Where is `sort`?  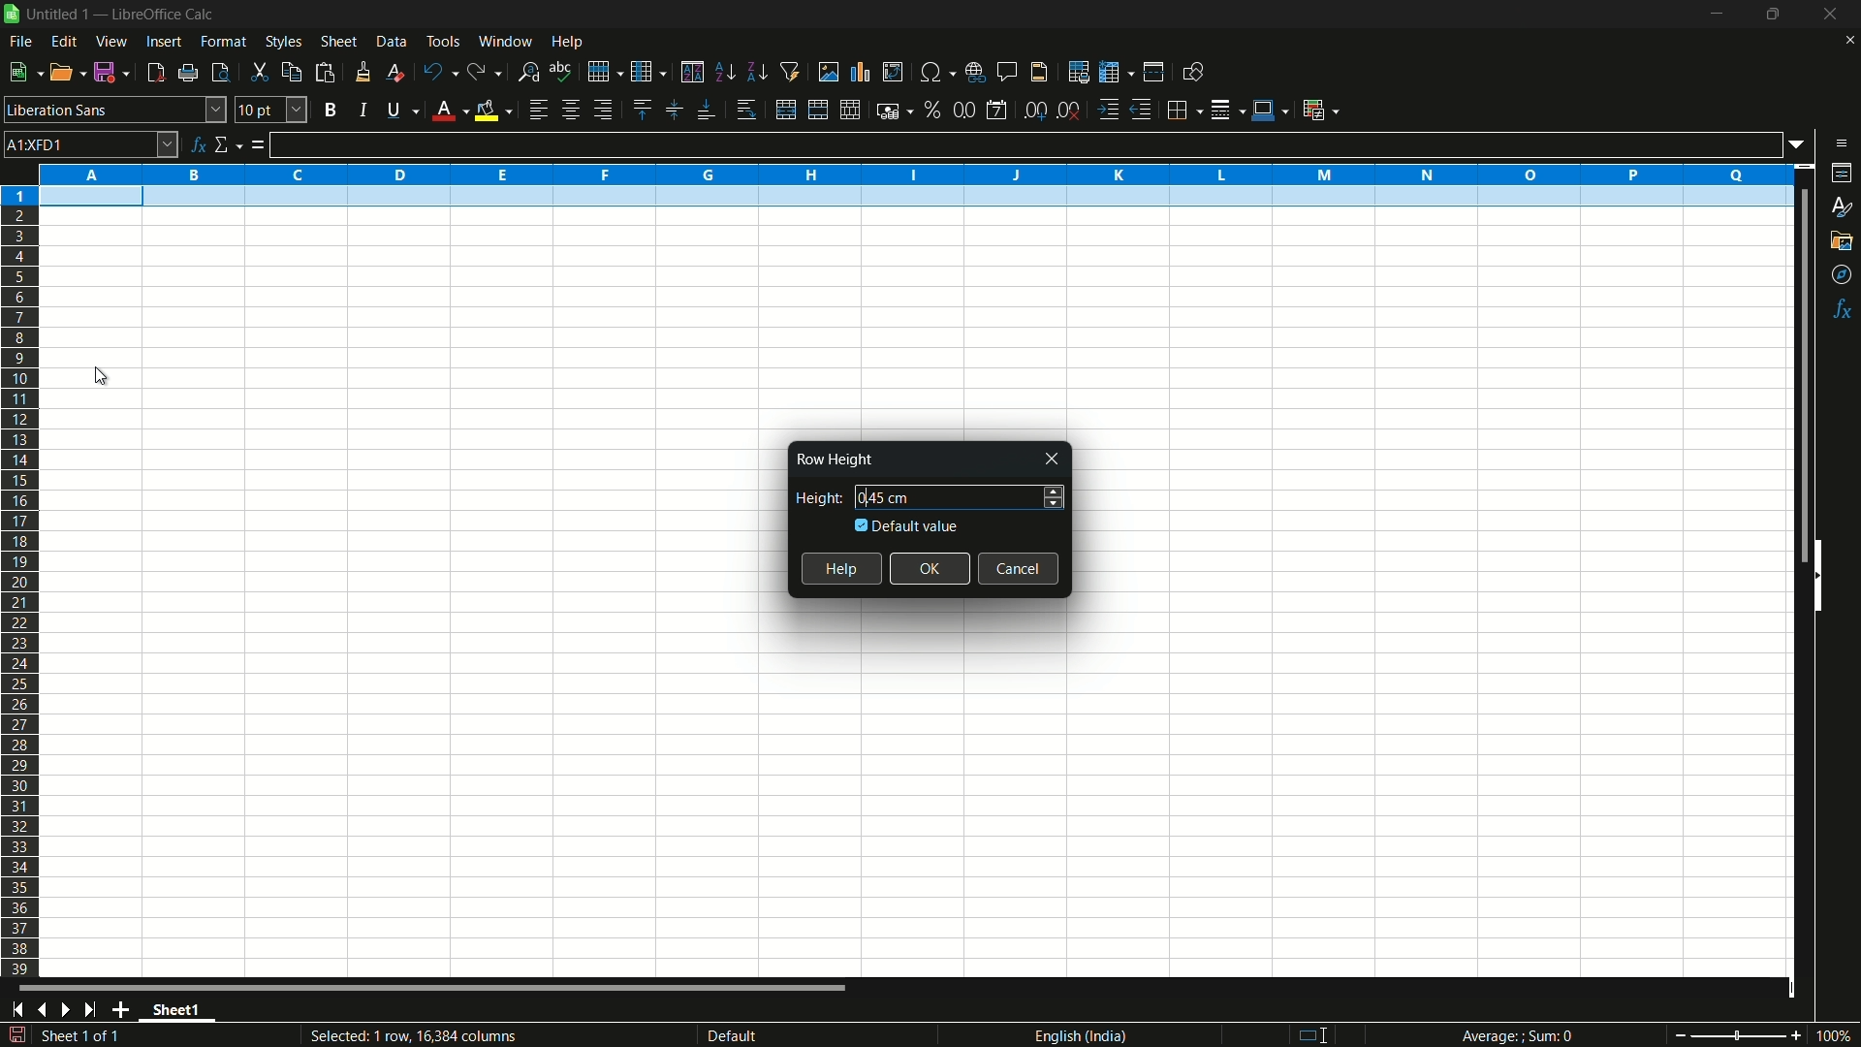
sort is located at coordinates (692, 72).